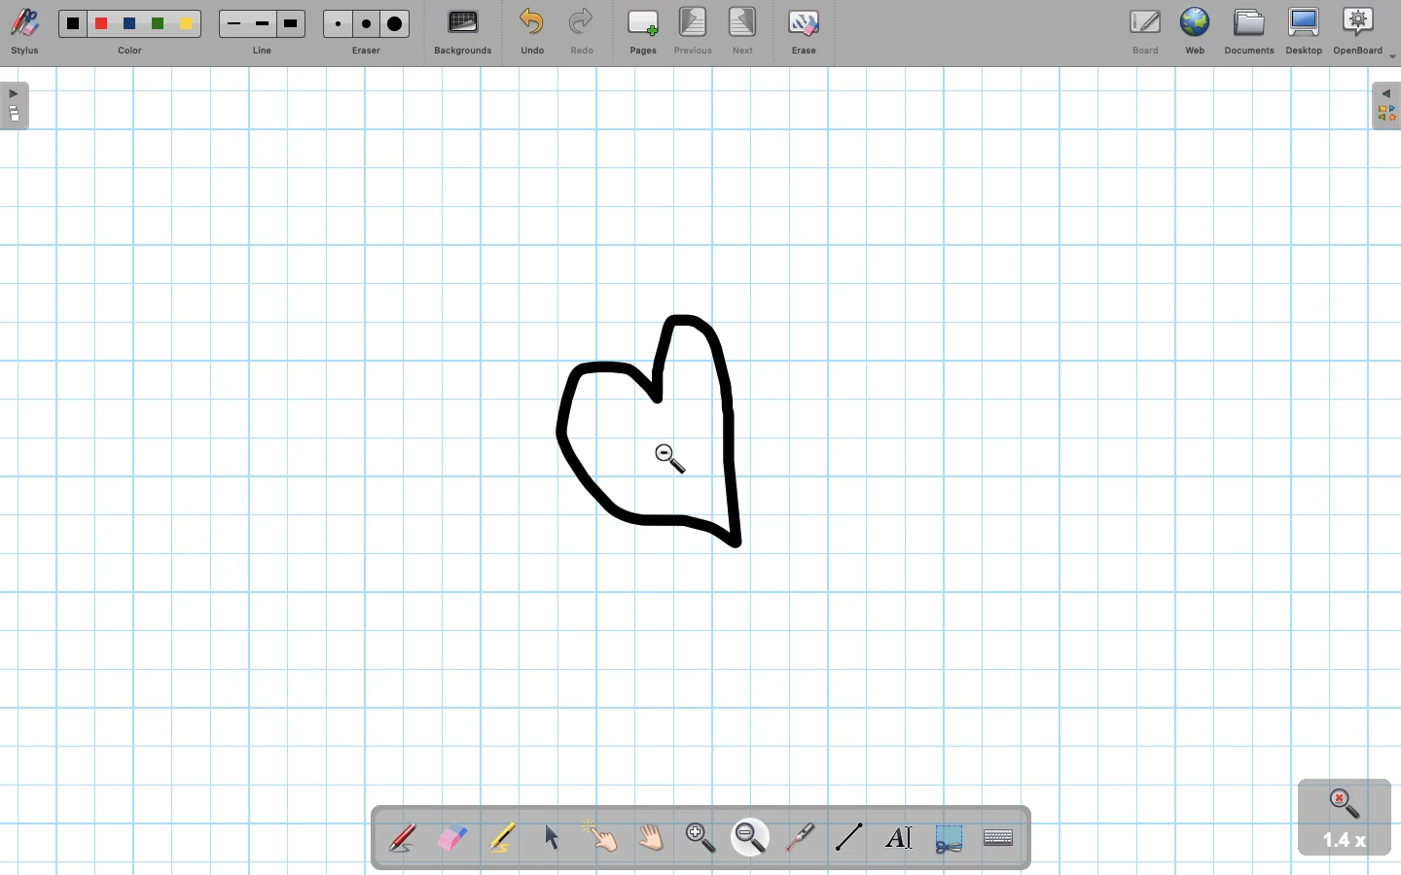  Describe the element at coordinates (26, 32) in the screenshot. I see `Stylus` at that location.